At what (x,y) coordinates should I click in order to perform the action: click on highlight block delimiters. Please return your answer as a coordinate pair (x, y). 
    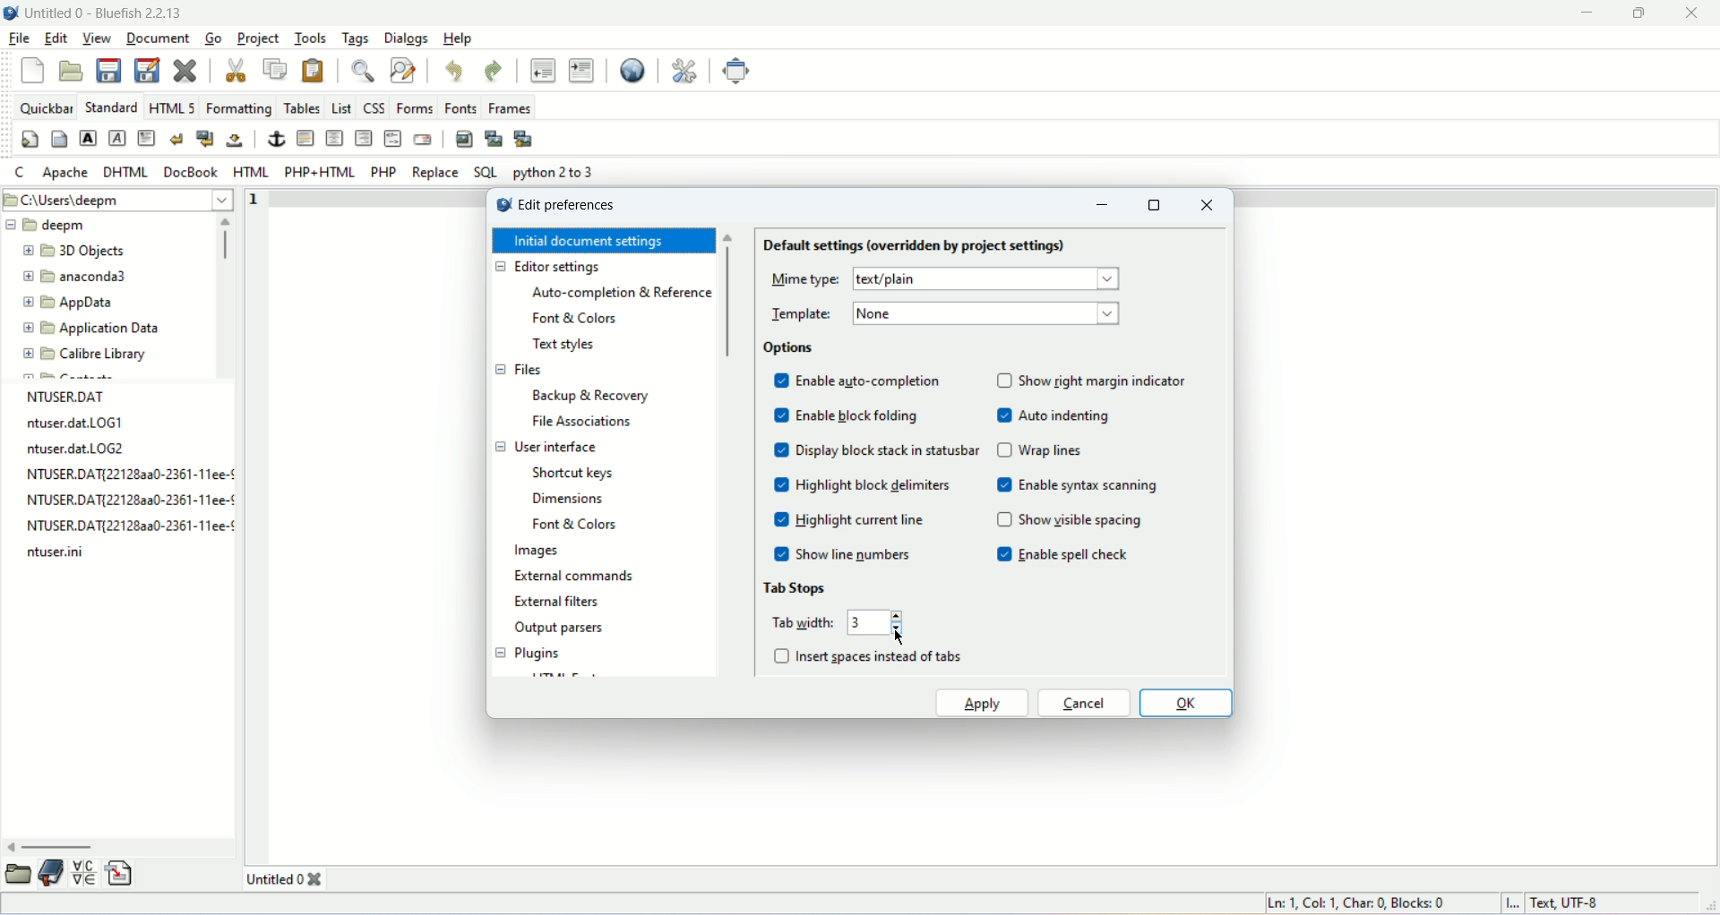
    Looking at the image, I should click on (875, 487).